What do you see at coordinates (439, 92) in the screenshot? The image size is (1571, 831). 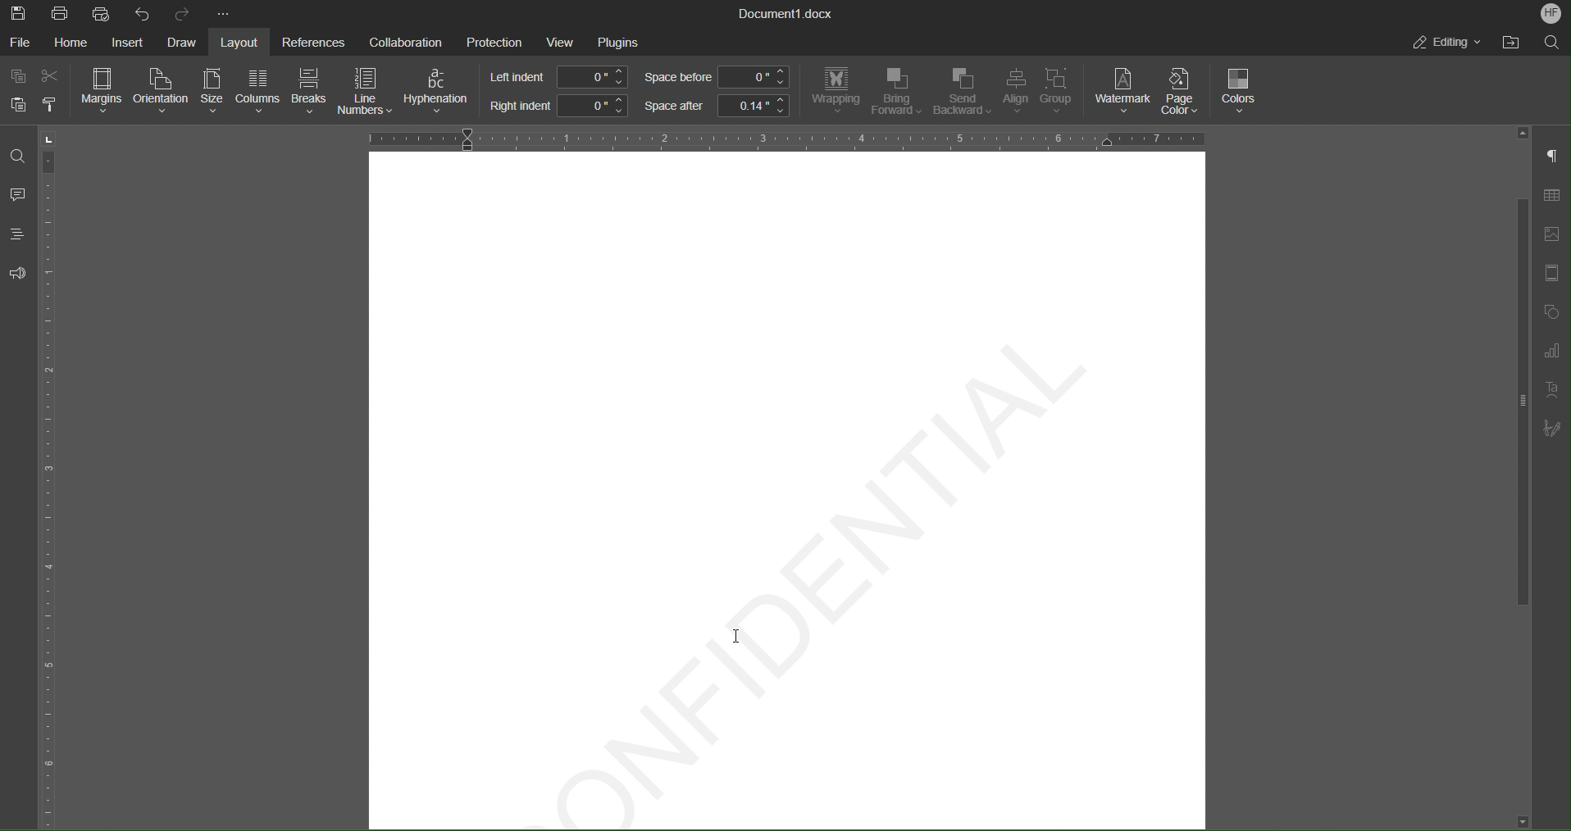 I see `Hyphenation` at bounding box center [439, 92].